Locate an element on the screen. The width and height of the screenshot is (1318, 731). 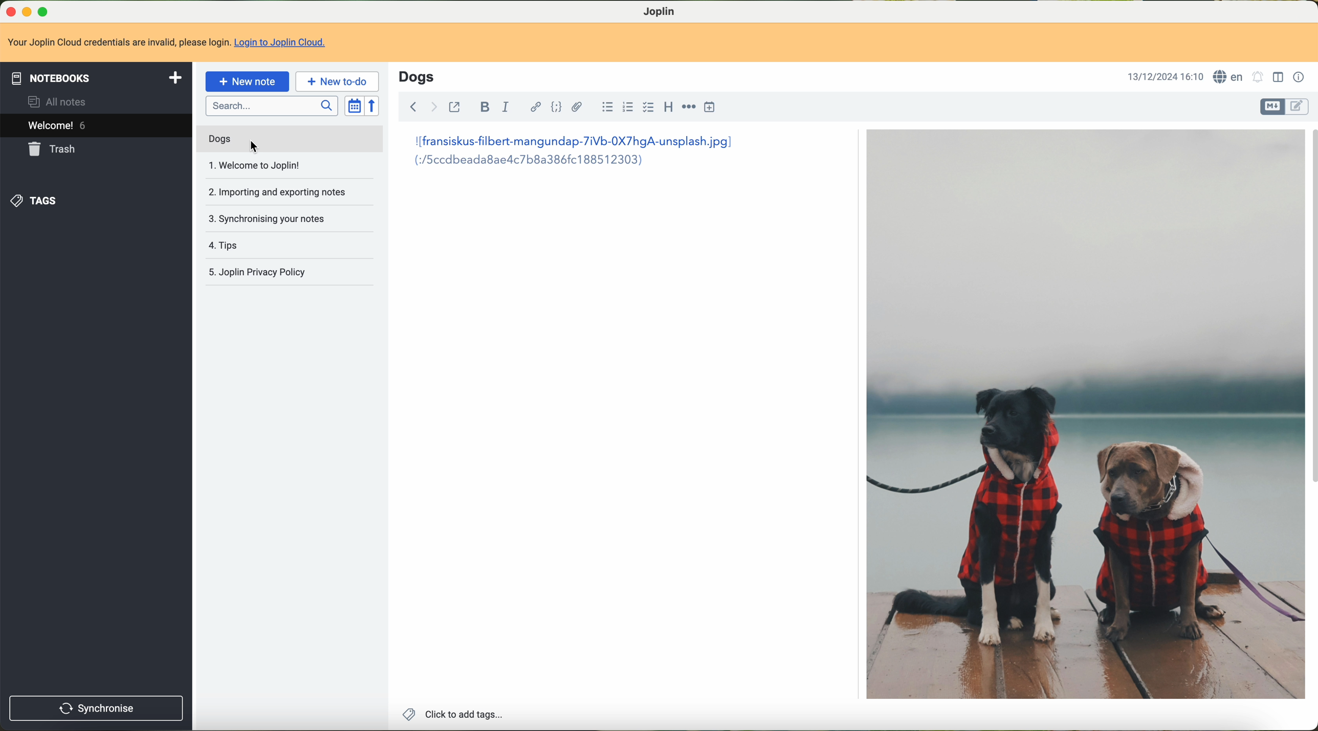
maximize Joplin is located at coordinates (45, 12).